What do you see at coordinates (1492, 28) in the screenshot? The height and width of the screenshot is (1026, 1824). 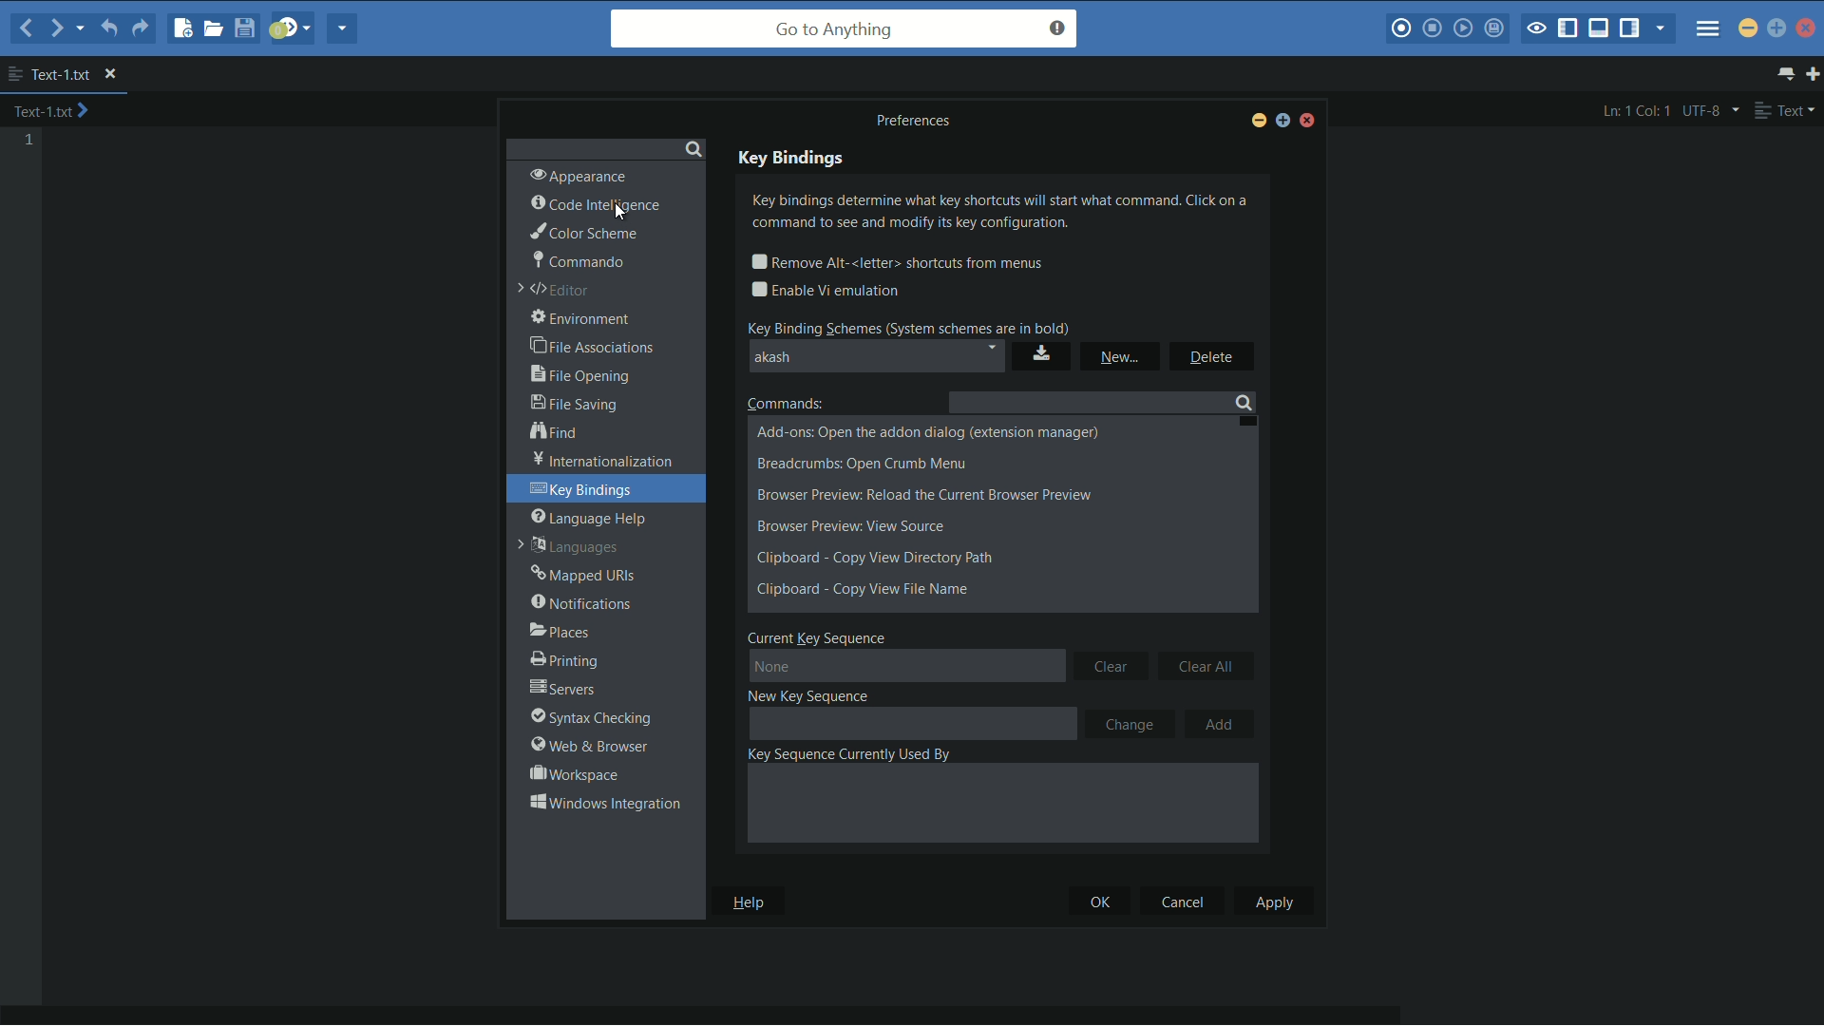 I see `save macro to toolbox` at bounding box center [1492, 28].